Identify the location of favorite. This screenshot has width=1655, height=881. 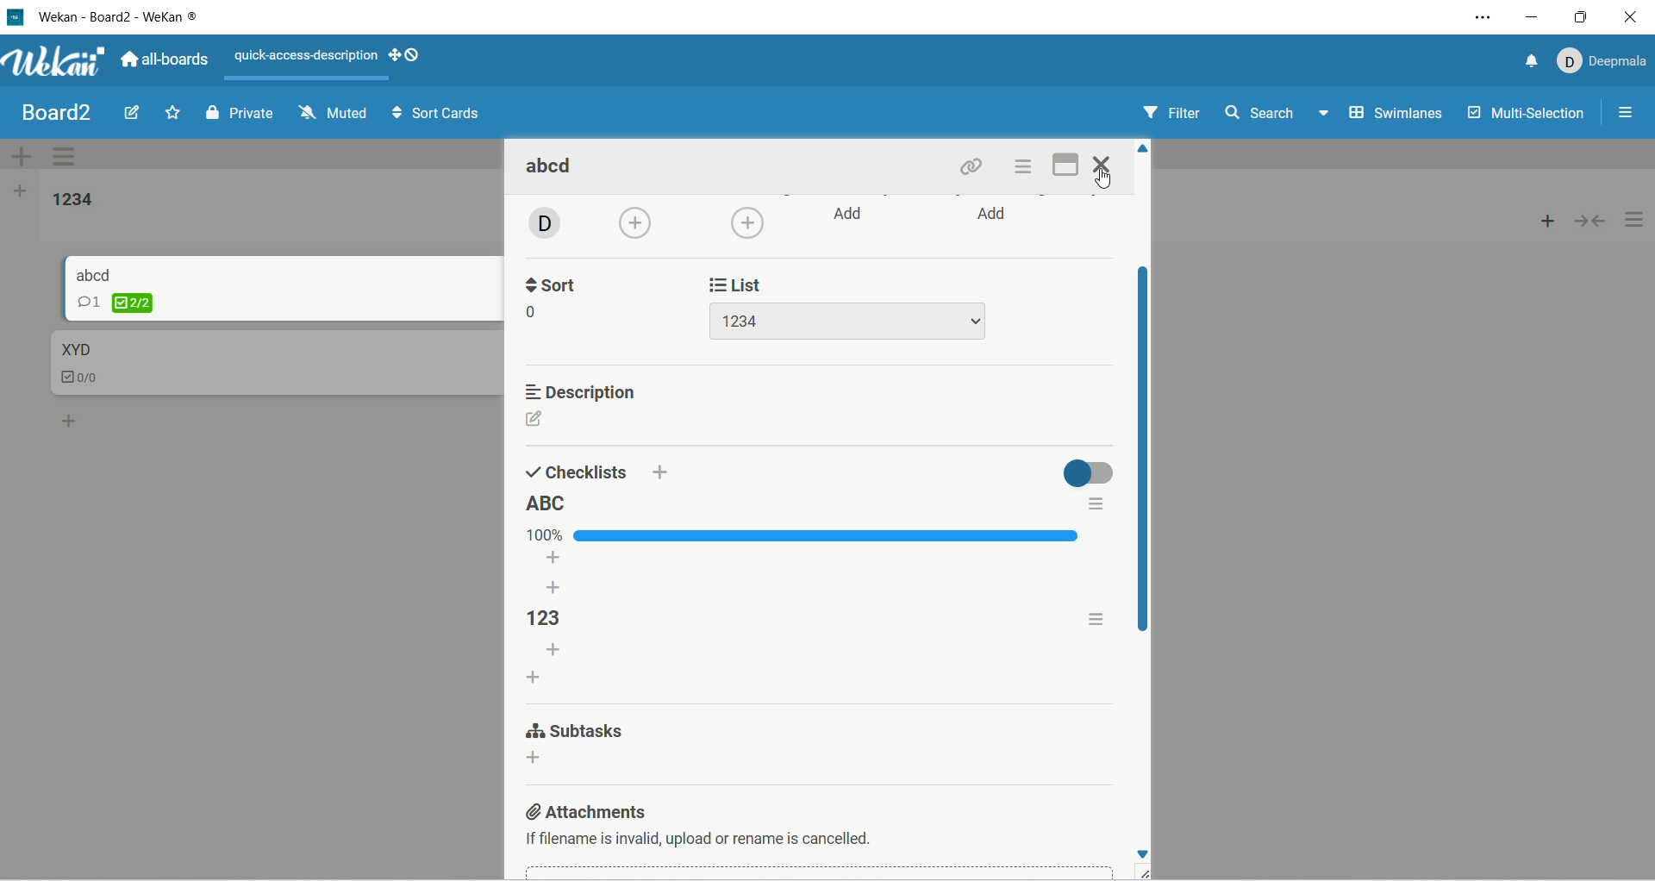
(172, 114).